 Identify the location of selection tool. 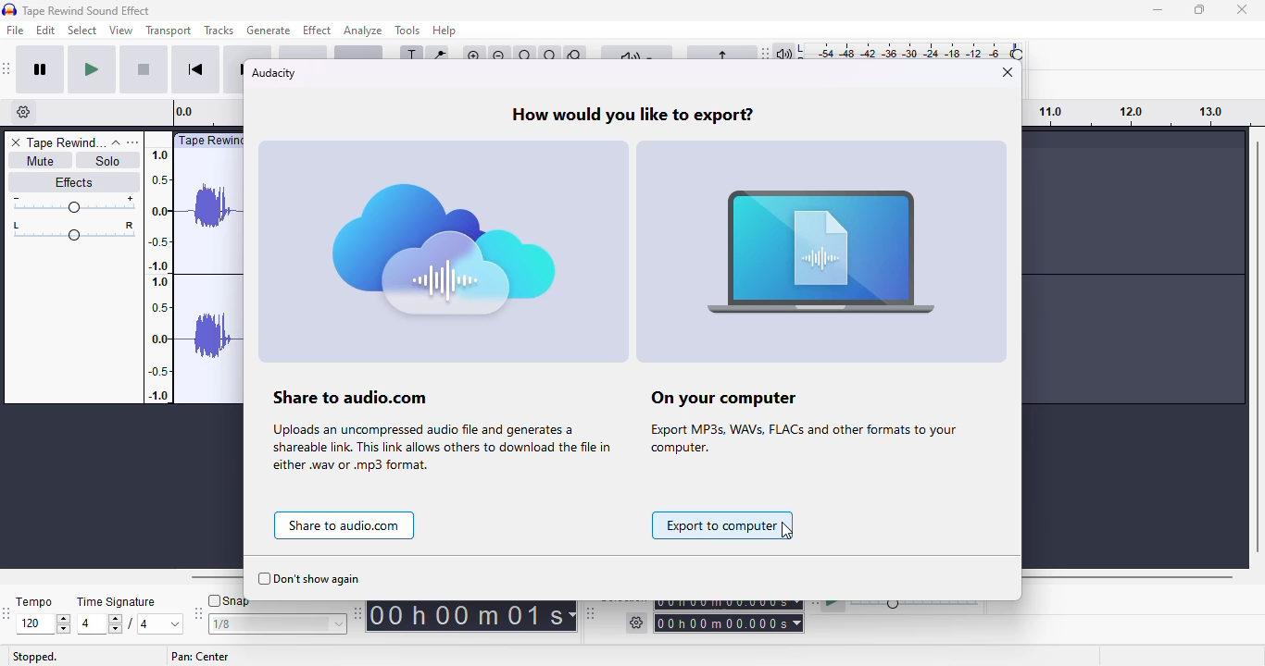
(411, 56).